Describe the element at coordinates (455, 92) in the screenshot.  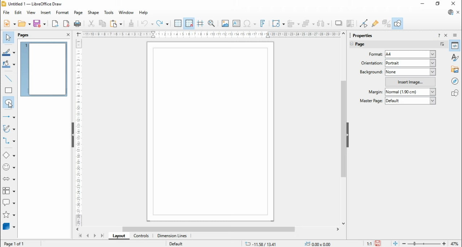
I see `shapes` at that location.